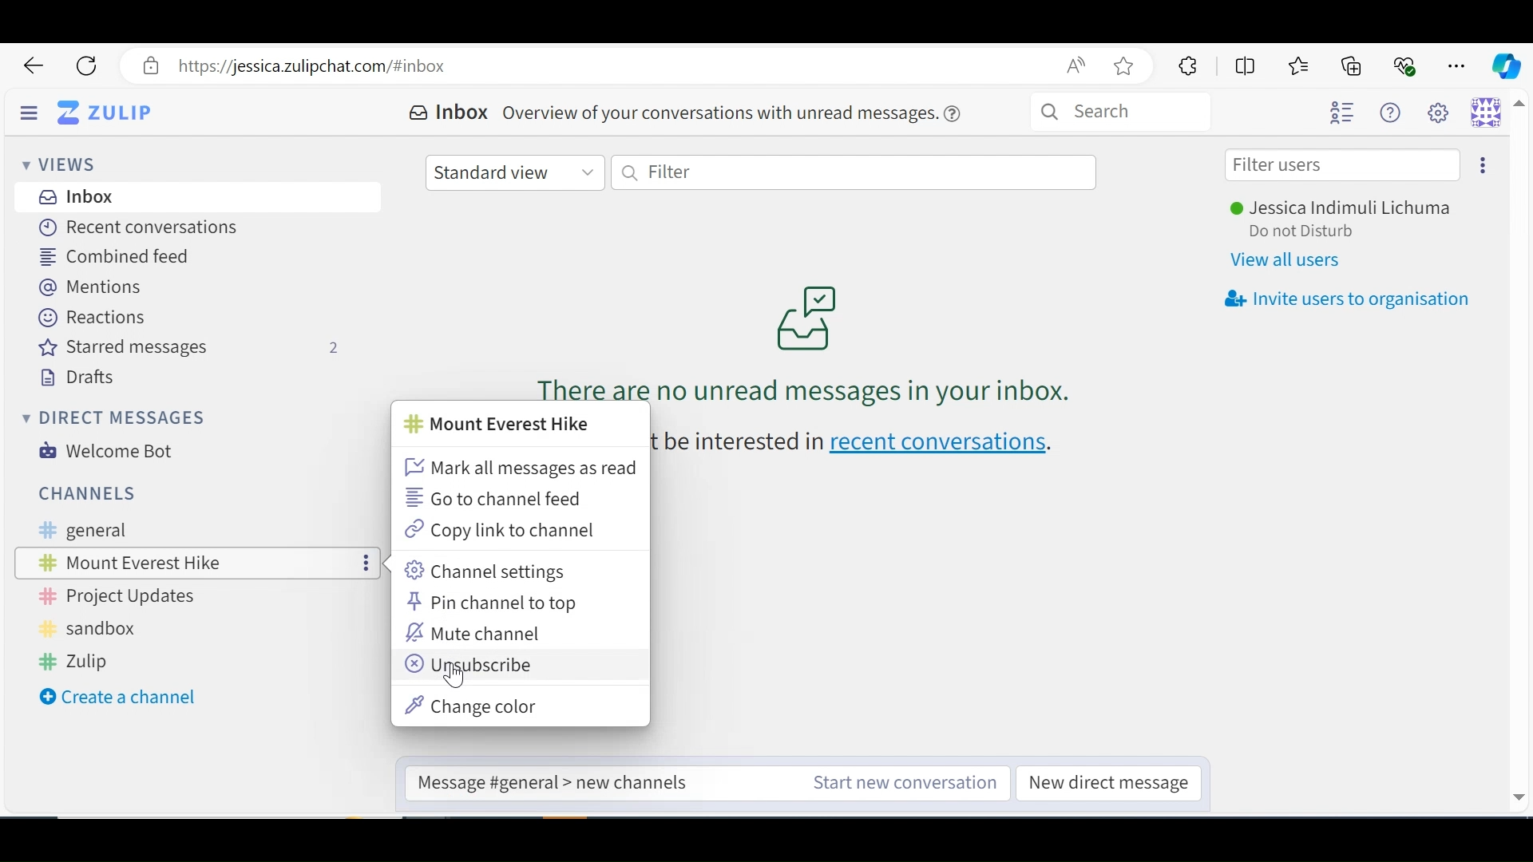  Describe the element at coordinates (1406, 64) in the screenshot. I see `Browser essentials` at that location.